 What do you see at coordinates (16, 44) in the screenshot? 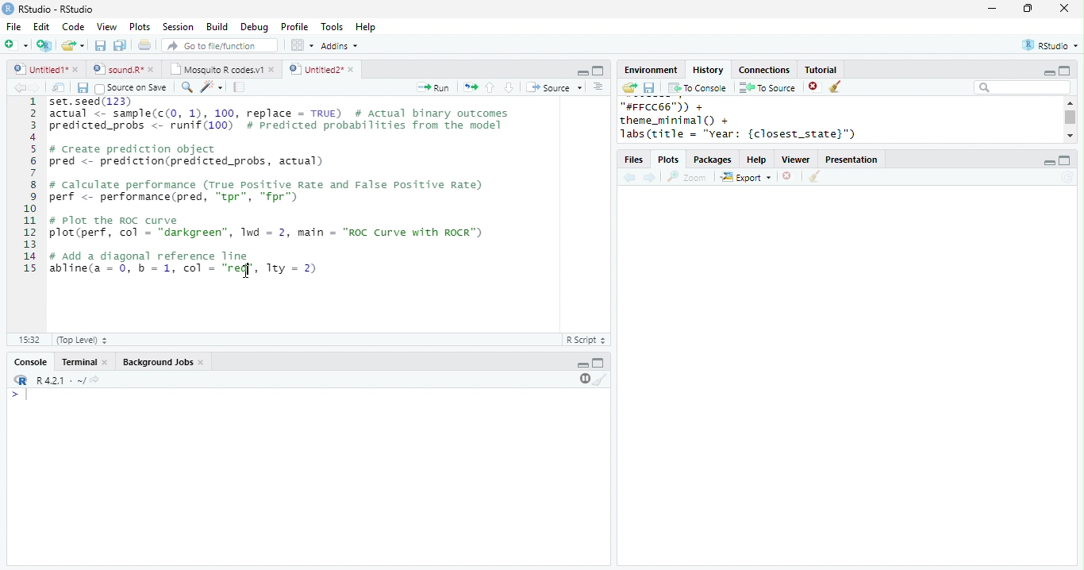
I see `new file` at bounding box center [16, 44].